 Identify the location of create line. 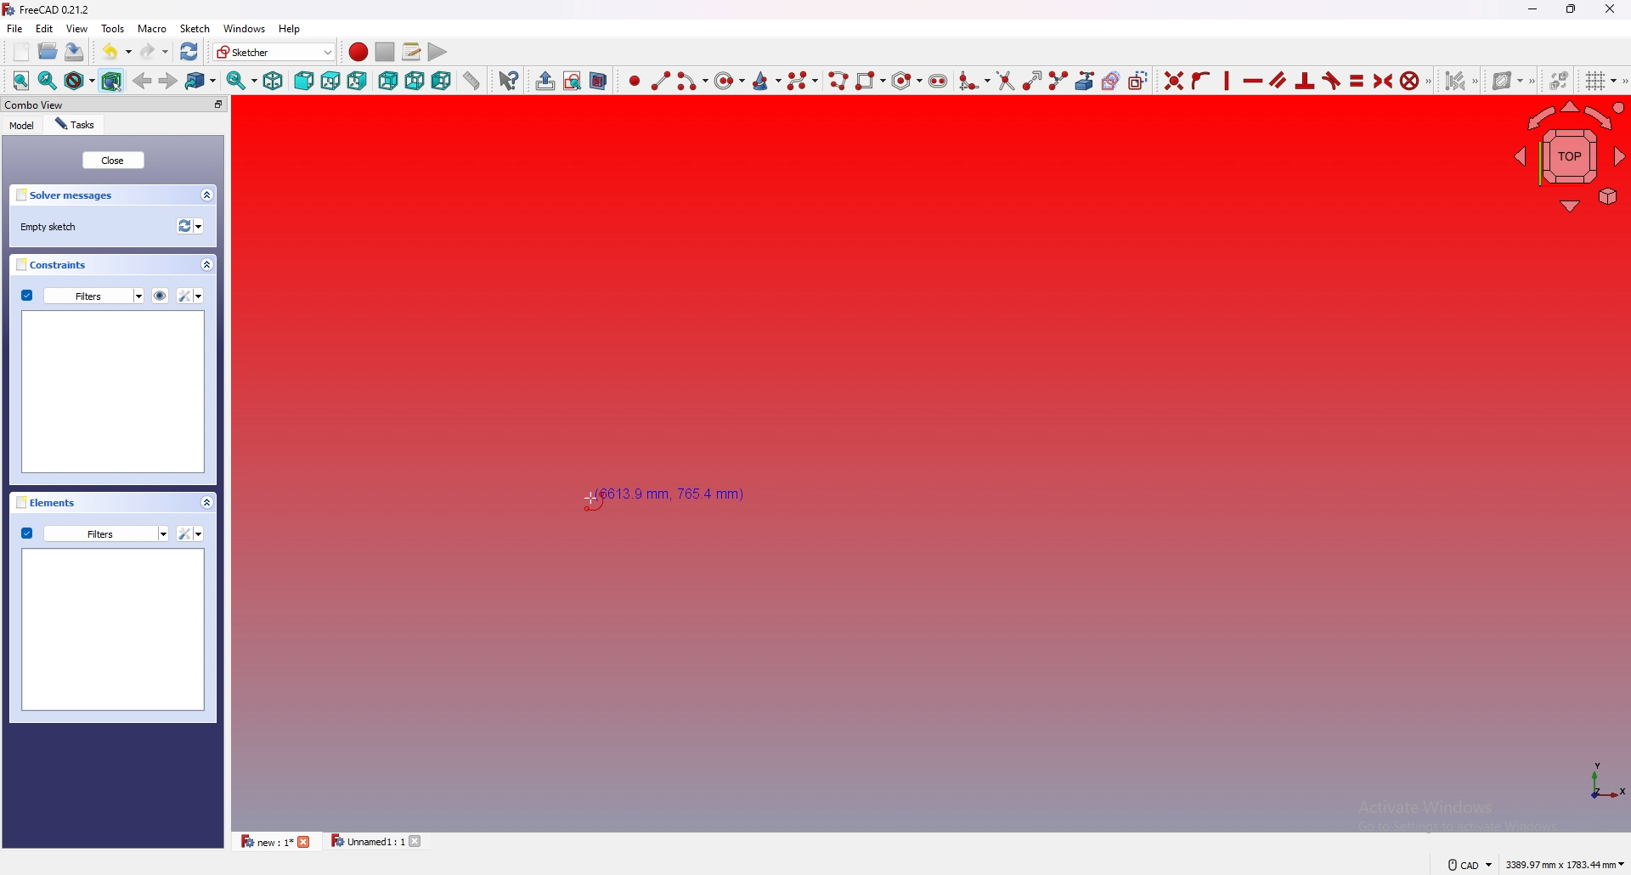
(661, 80).